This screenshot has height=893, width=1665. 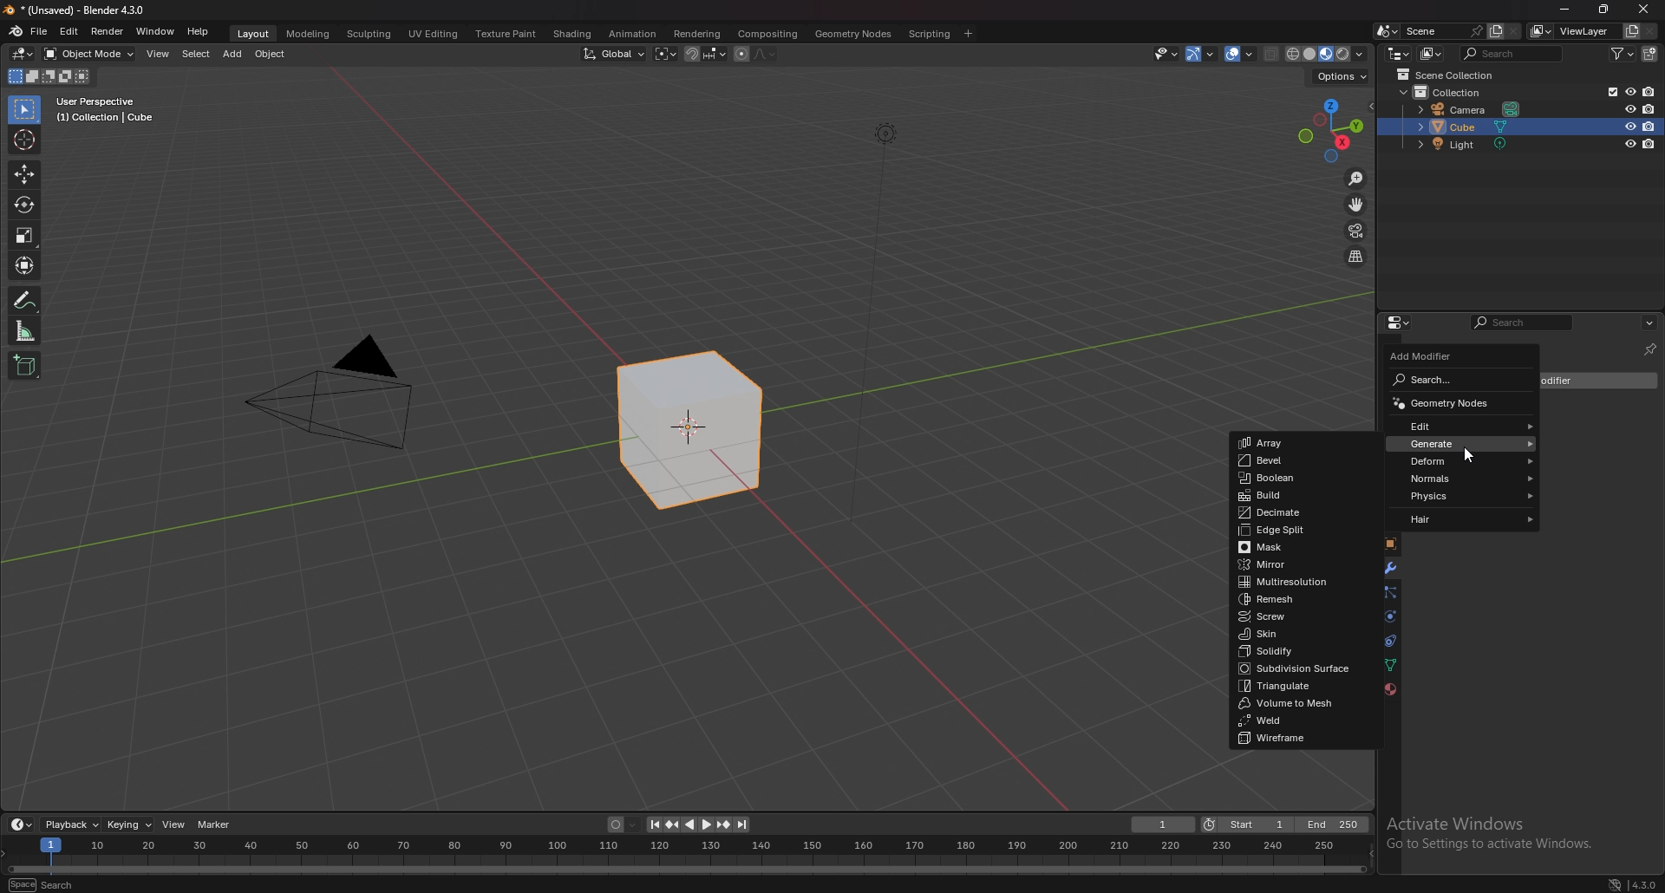 What do you see at coordinates (69, 31) in the screenshot?
I see `edit` at bounding box center [69, 31].